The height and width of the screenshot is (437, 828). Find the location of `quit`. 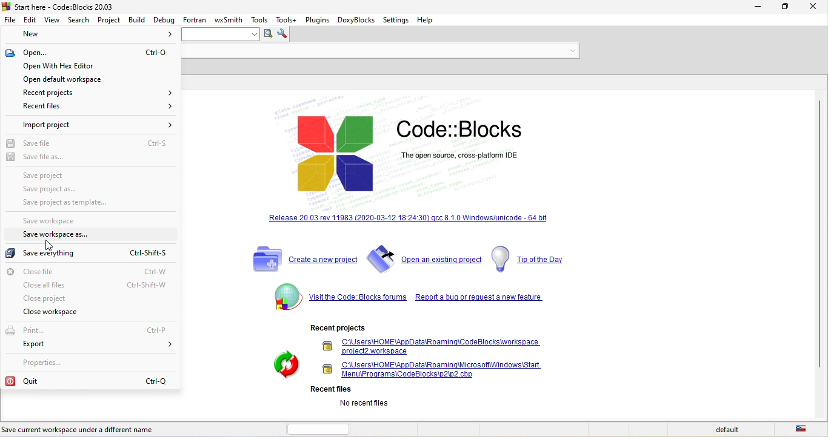

quit is located at coordinates (88, 380).